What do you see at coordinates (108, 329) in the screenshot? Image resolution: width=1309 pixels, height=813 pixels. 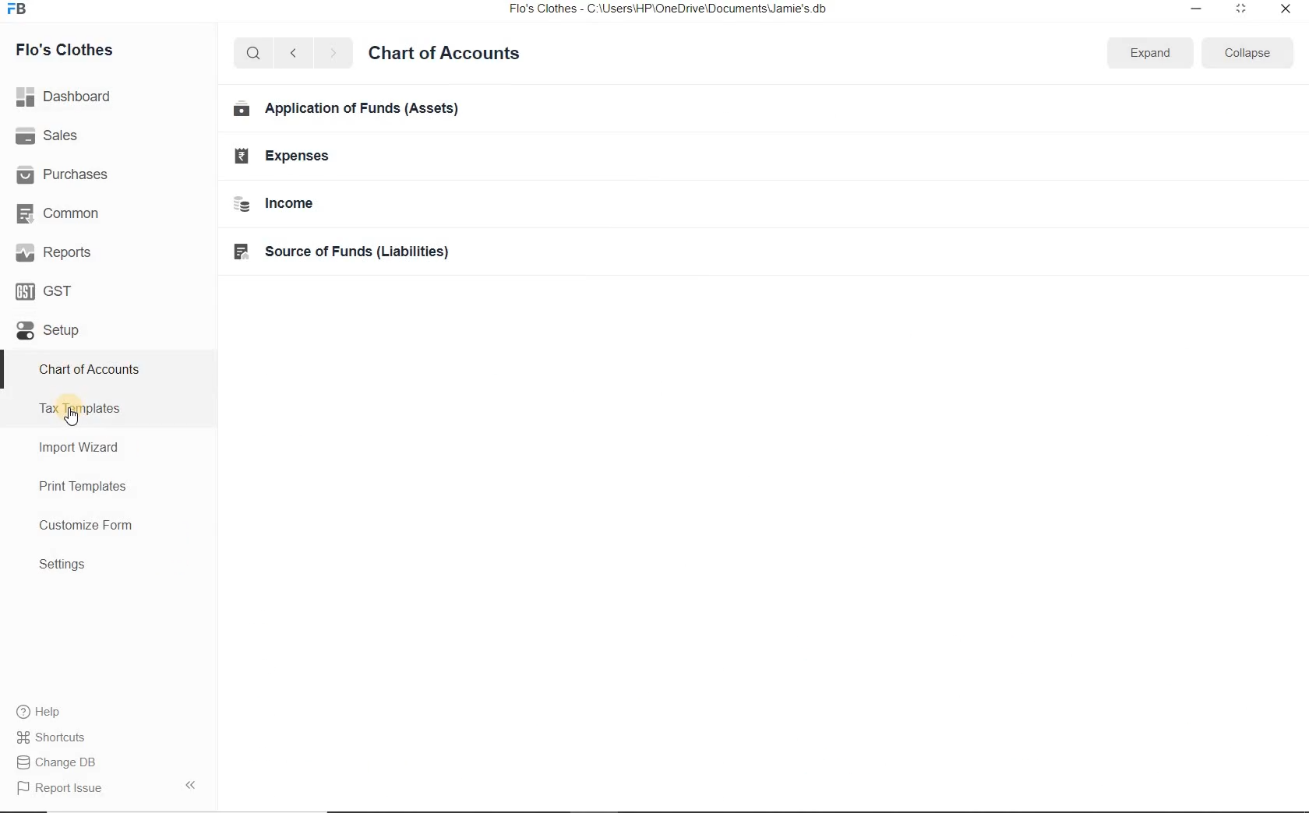 I see `Setup` at bounding box center [108, 329].